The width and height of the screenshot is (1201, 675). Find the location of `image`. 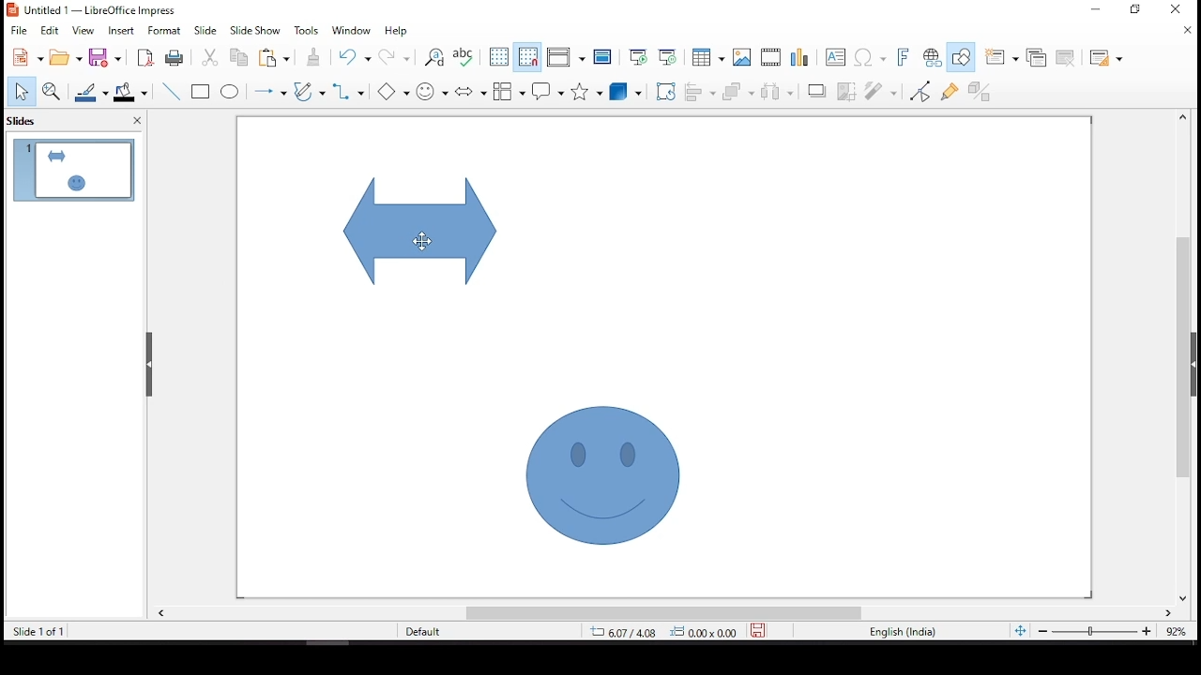

image is located at coordinates (742, 56).